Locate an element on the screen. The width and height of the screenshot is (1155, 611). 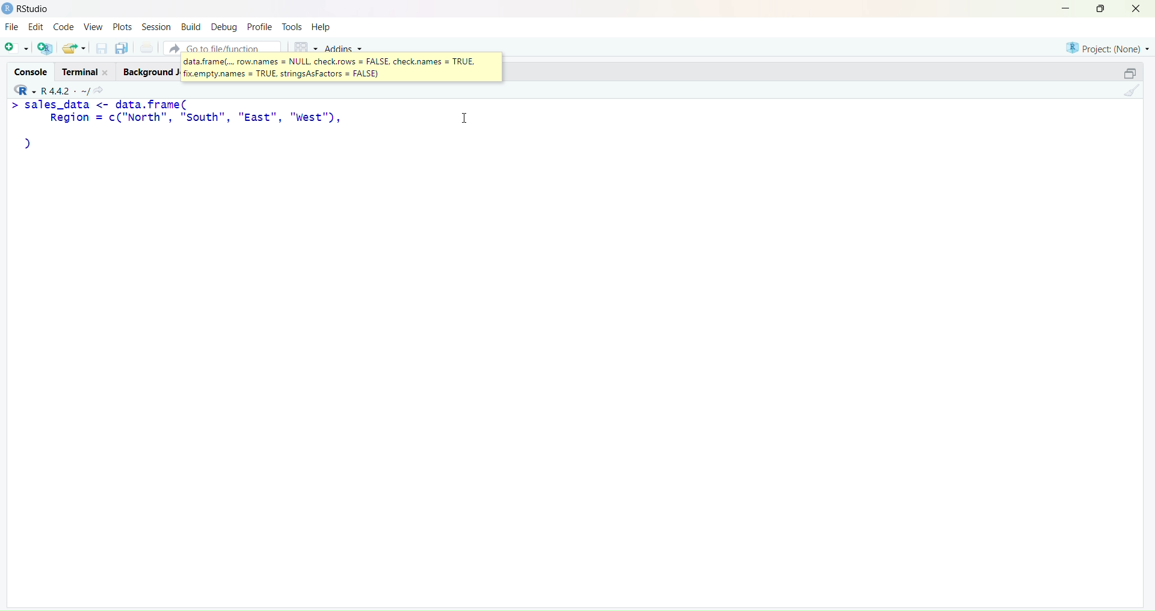
add script is located at coordinates (16, 49).